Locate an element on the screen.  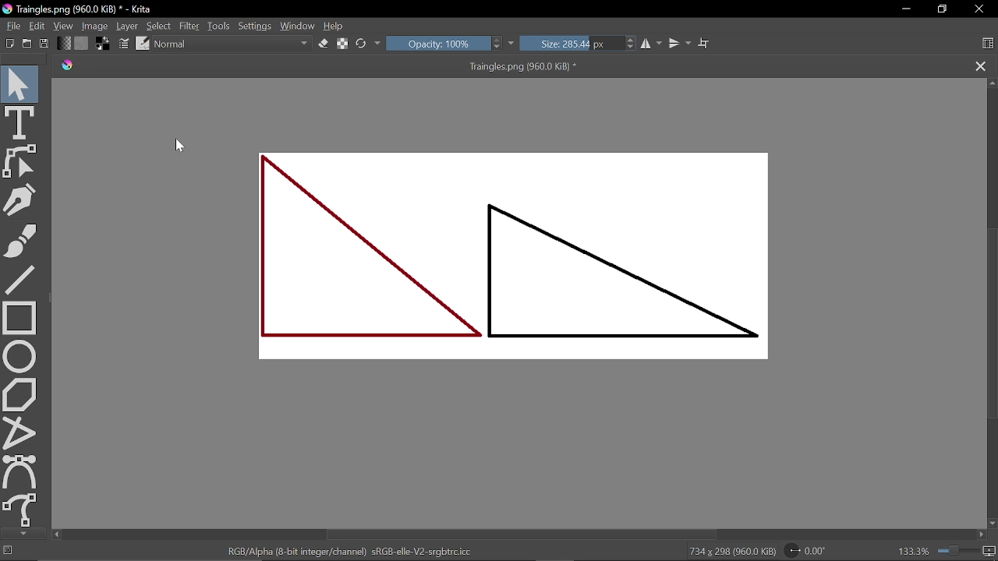
Polyline tool is located at coordinates (20, 432).